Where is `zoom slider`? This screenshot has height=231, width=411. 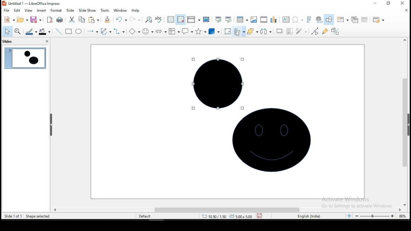 zoom slider is located at coordinates (373, 217).